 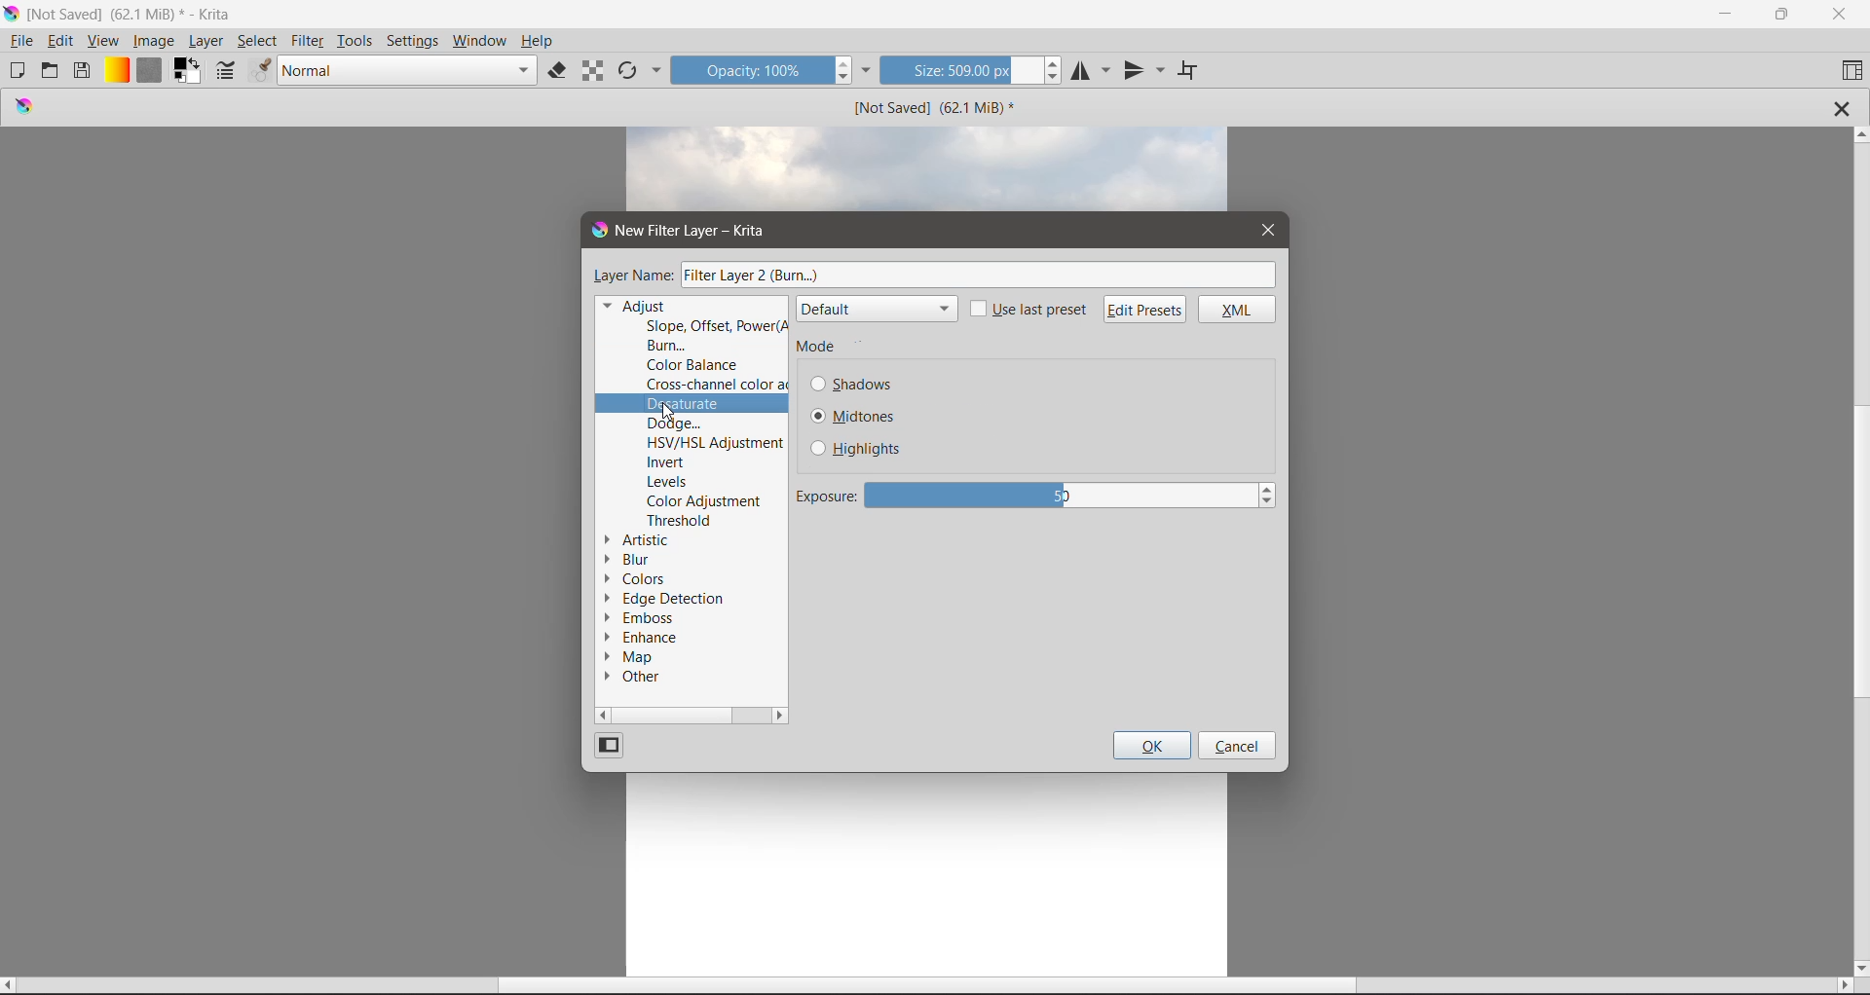 I want to click on Exposure, so click(x=827, y=494).